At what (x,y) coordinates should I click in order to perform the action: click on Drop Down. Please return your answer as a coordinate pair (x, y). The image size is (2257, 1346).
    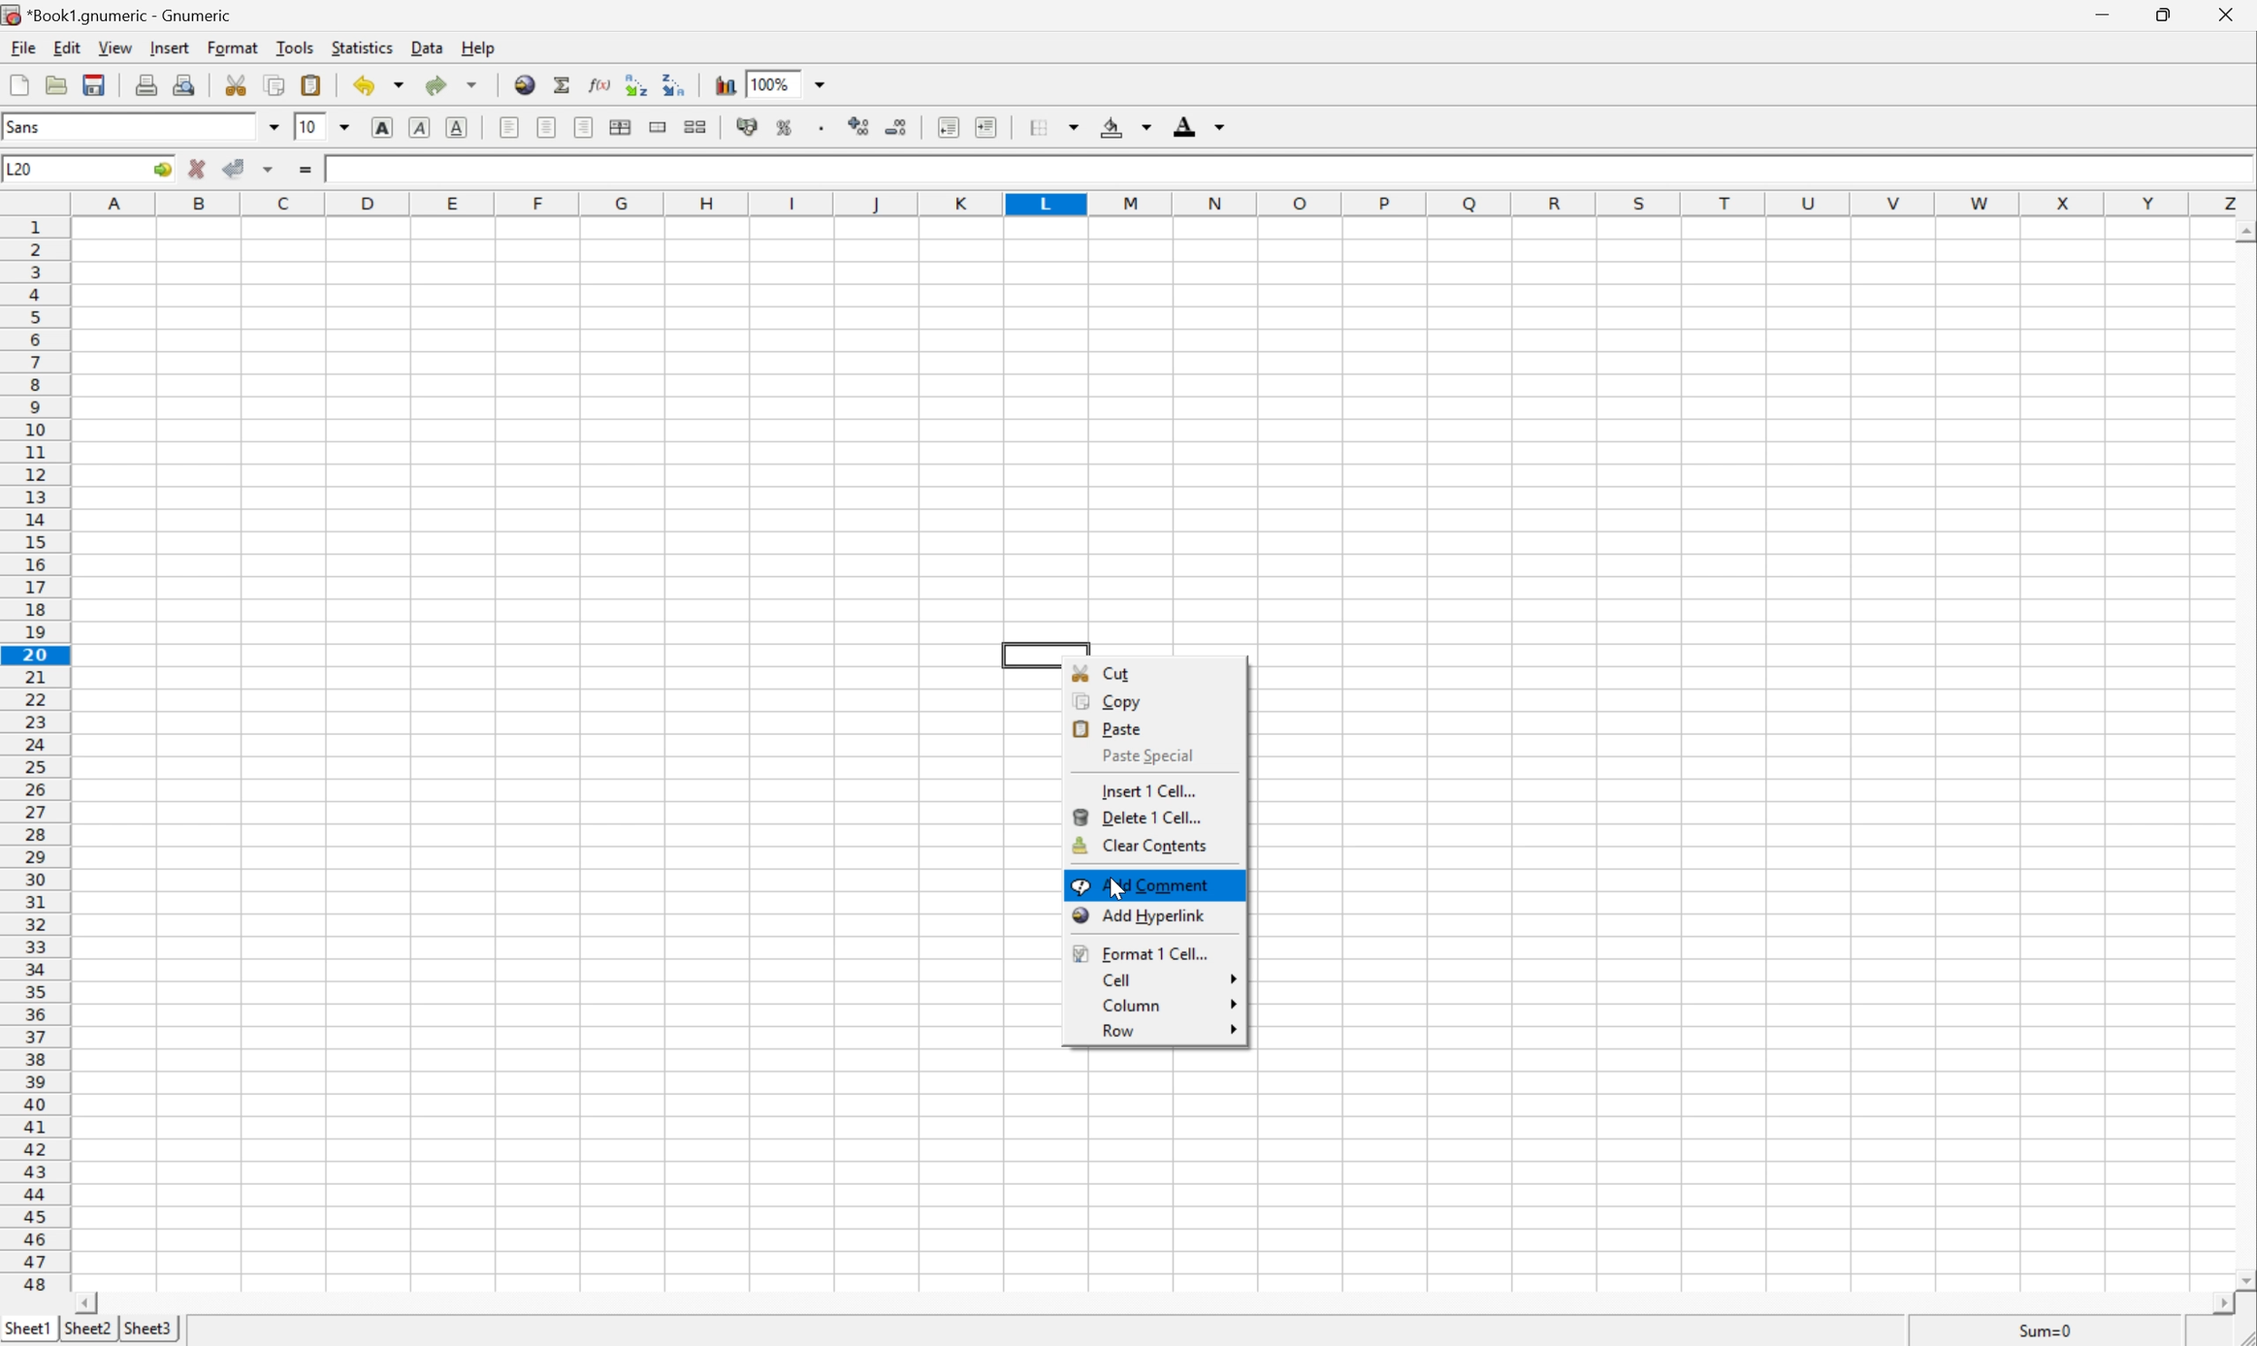
    Looking at the image, I should click on (345, 126).